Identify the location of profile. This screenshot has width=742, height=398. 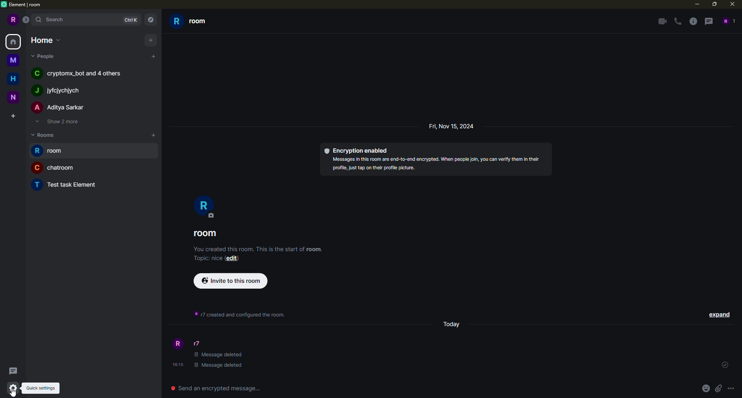
(203, 206).